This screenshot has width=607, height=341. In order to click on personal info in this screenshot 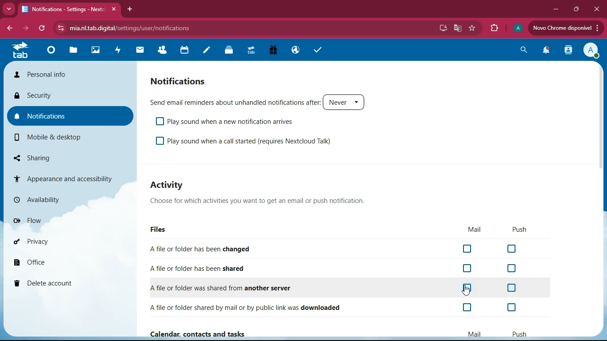, I will do `click(71, 74)`.